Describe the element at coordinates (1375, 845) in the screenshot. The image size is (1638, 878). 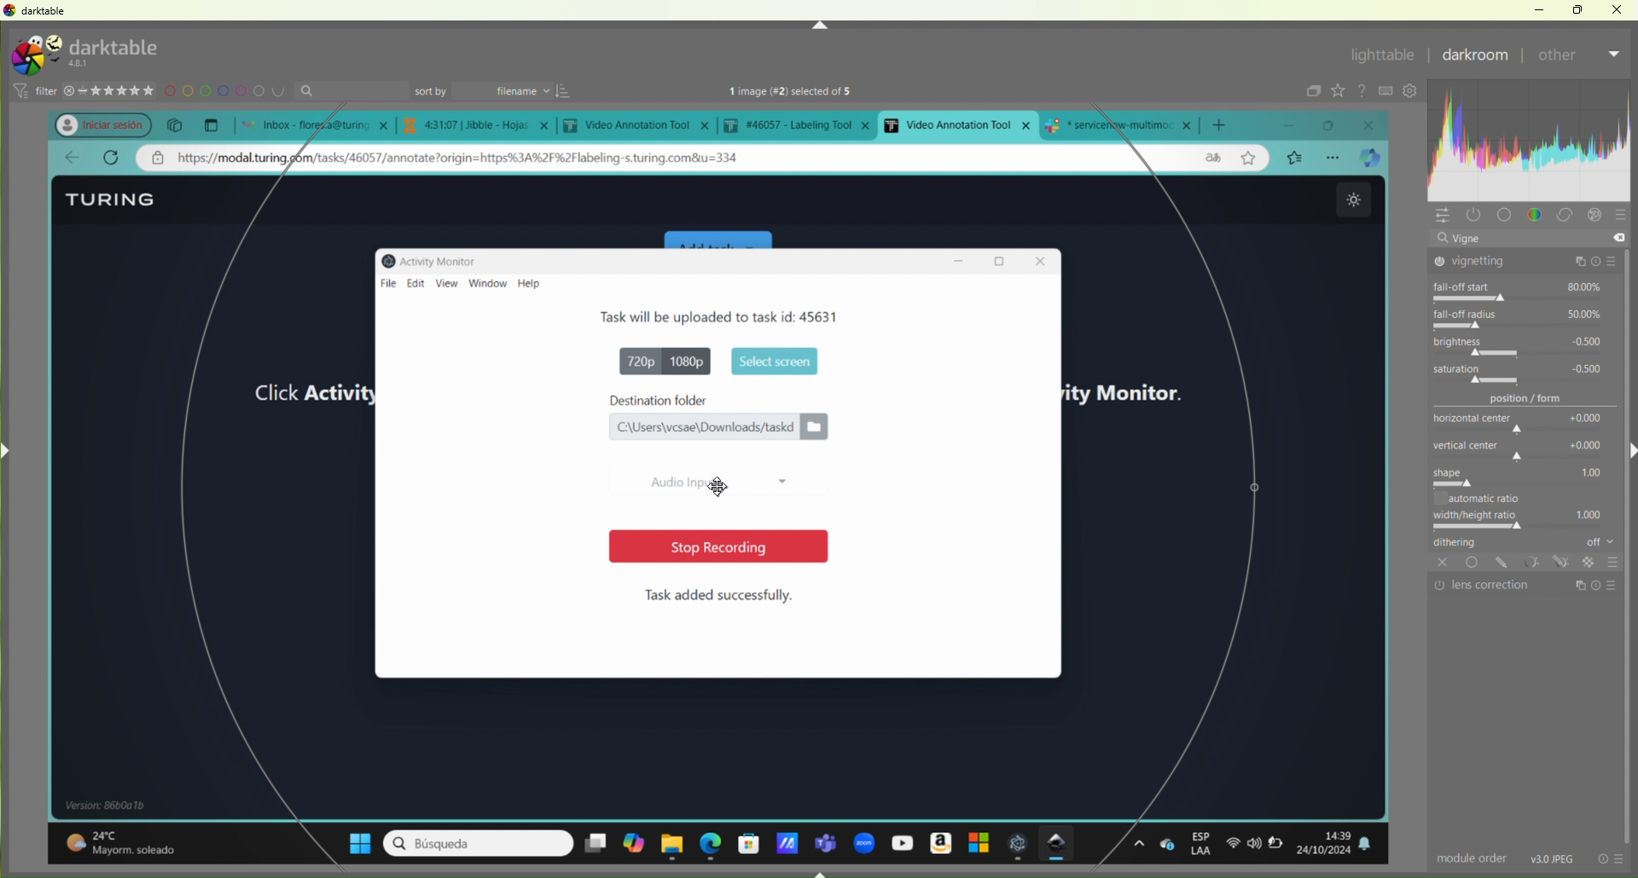
I see `notifications` at that location.